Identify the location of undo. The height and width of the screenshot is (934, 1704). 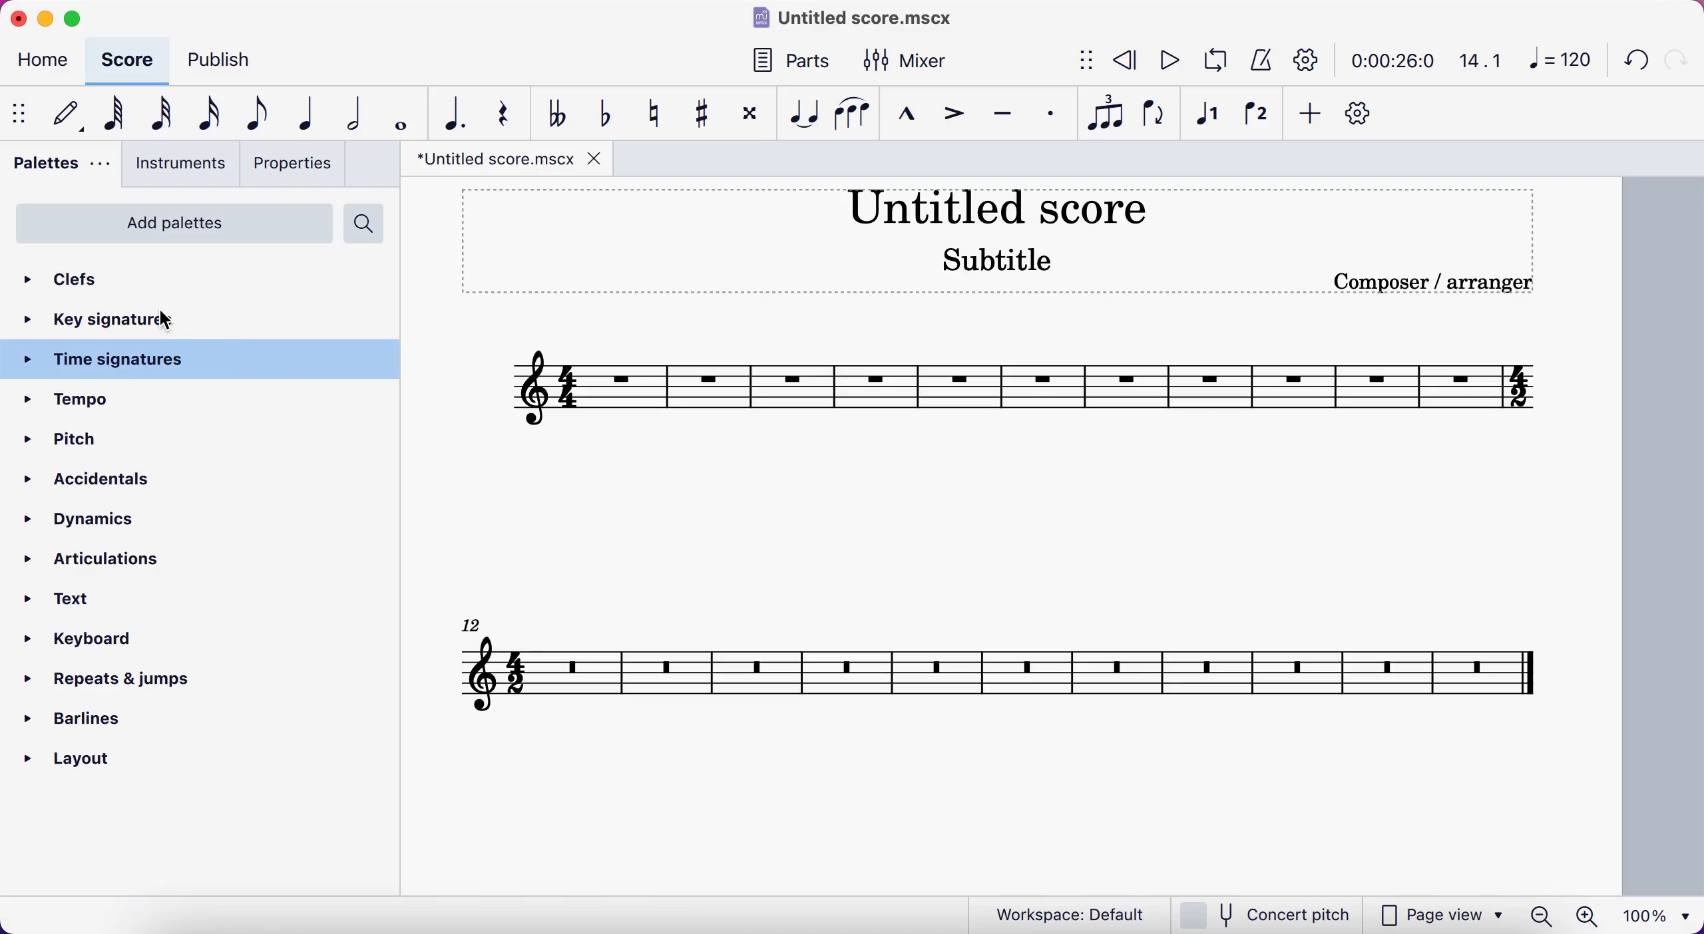
(1631, 62).